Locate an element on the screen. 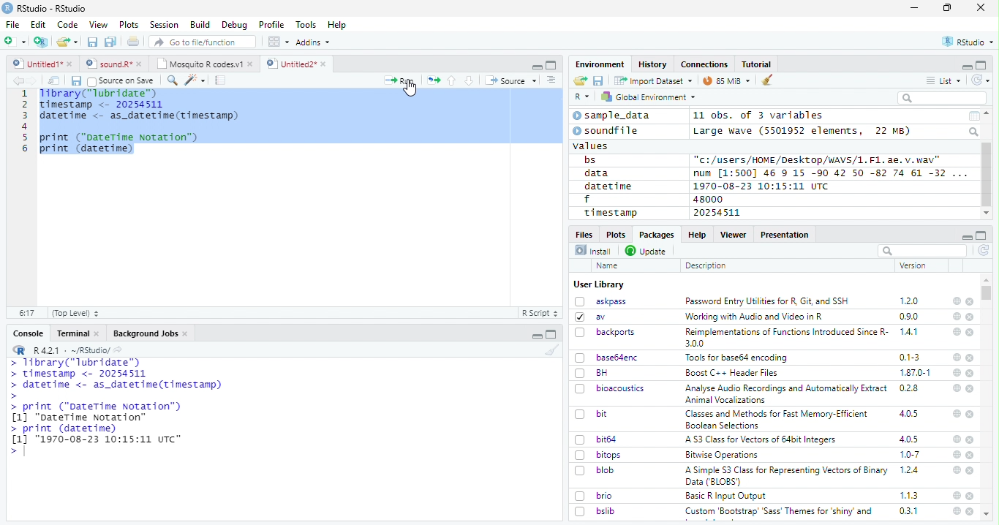 Image resolution: width=999 pixels, height=525 pixels. Background Jobs is located at coordinates (151, 333).